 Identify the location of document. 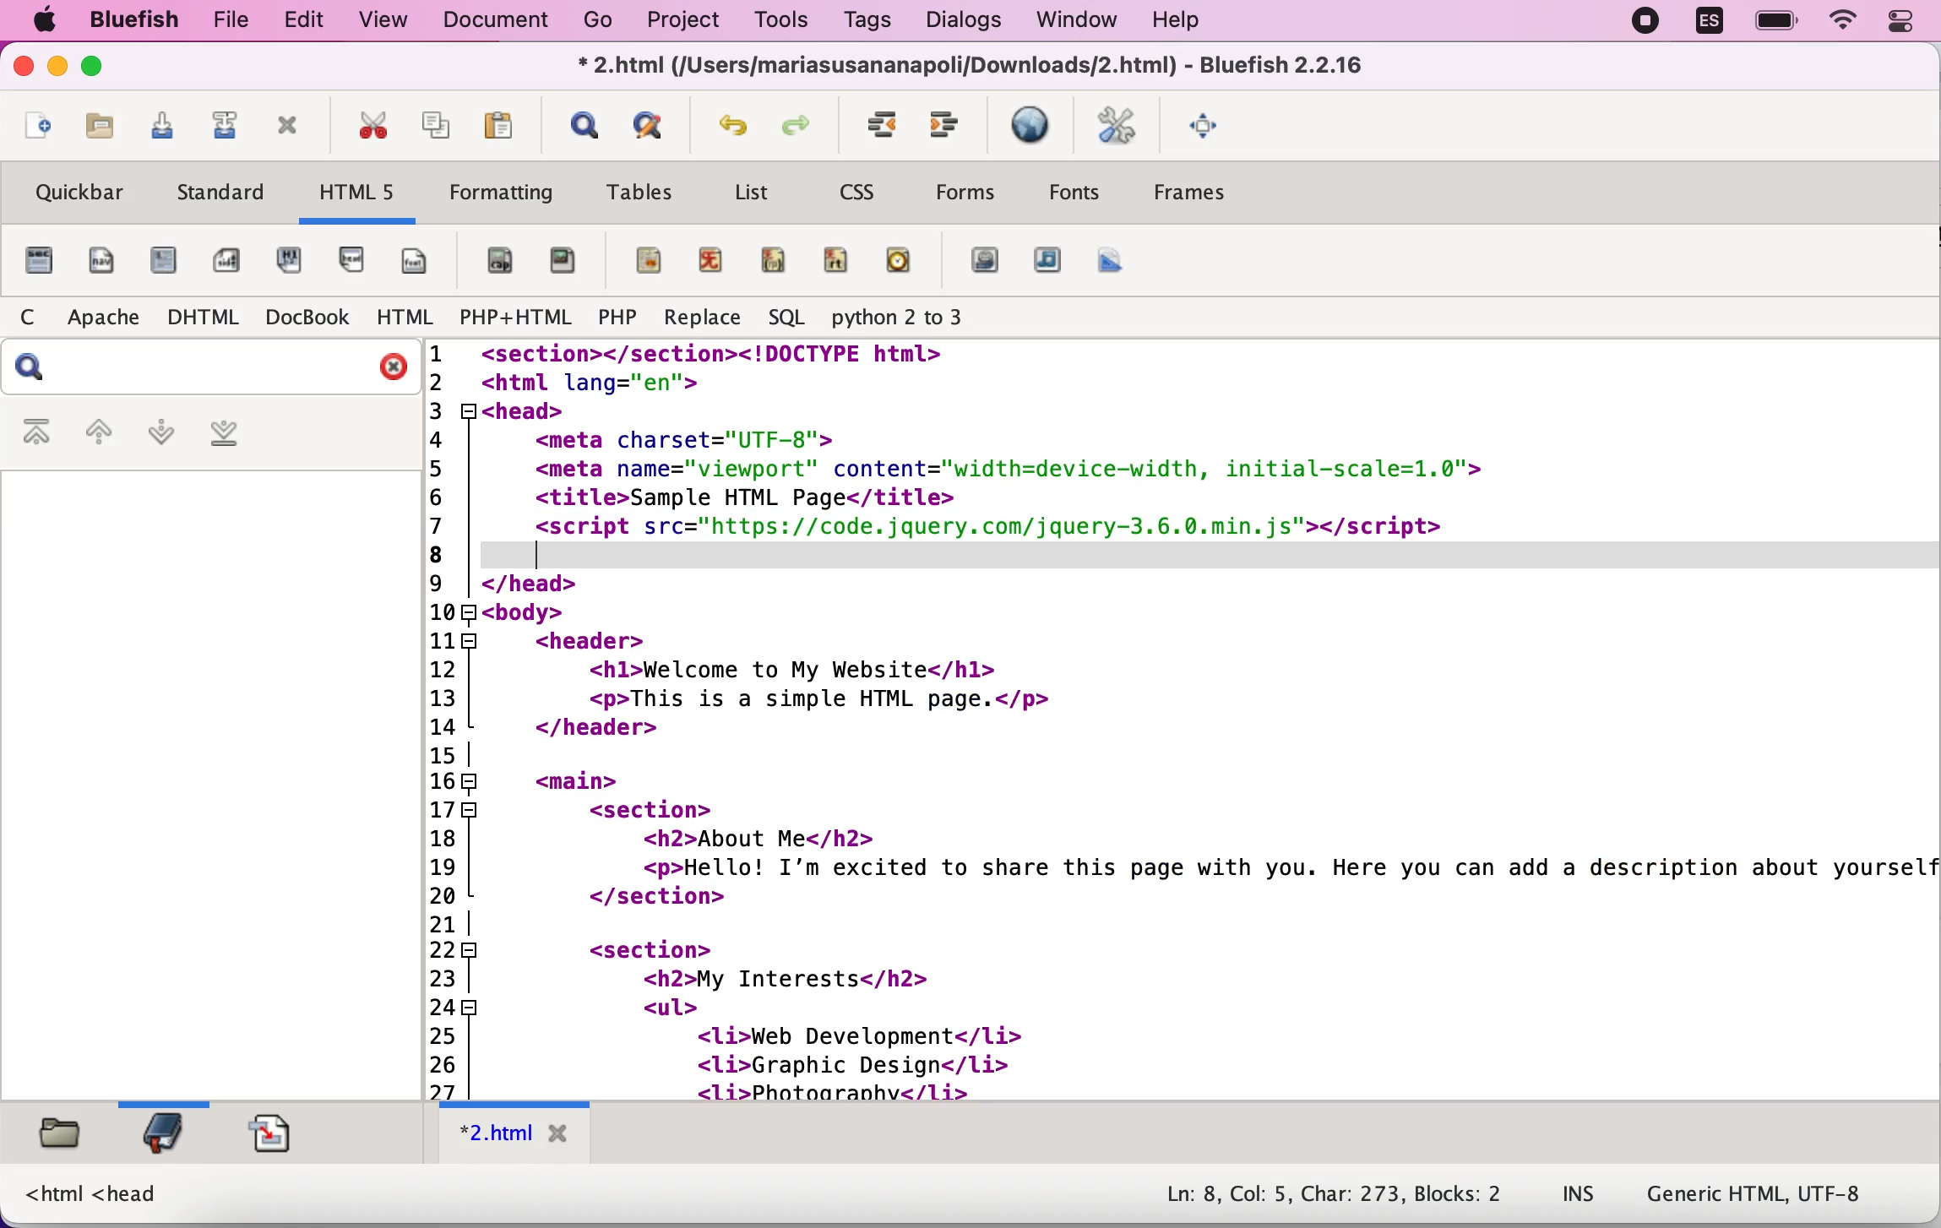
(492, 23).